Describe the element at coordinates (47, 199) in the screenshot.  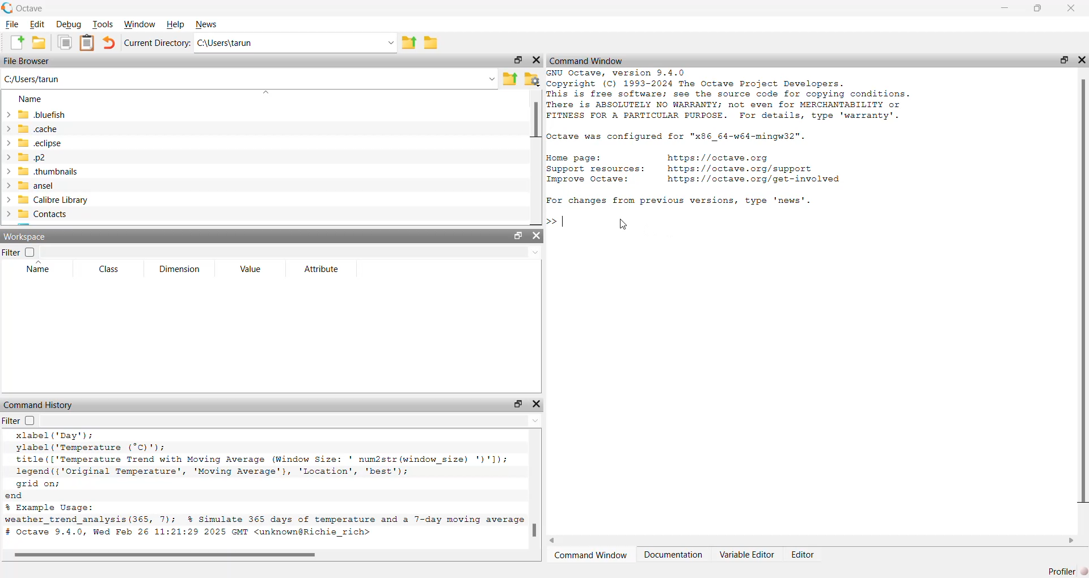
I see `Calibre Library` at that location.